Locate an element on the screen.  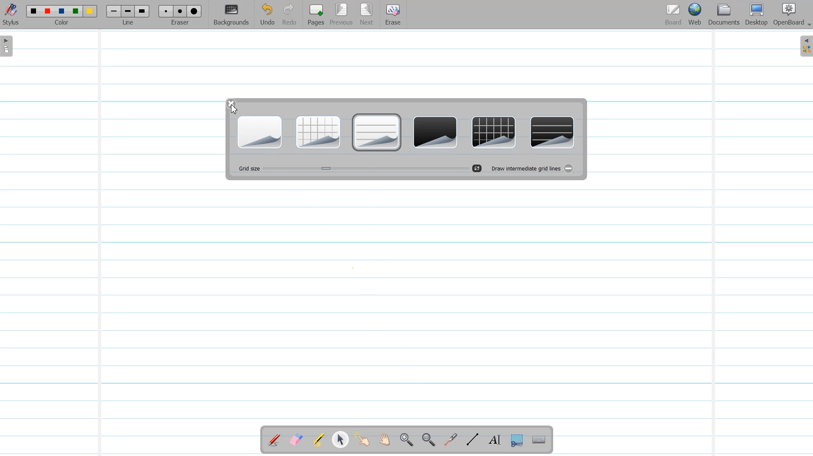
Scroll Page is located at coordinates (384, 440).